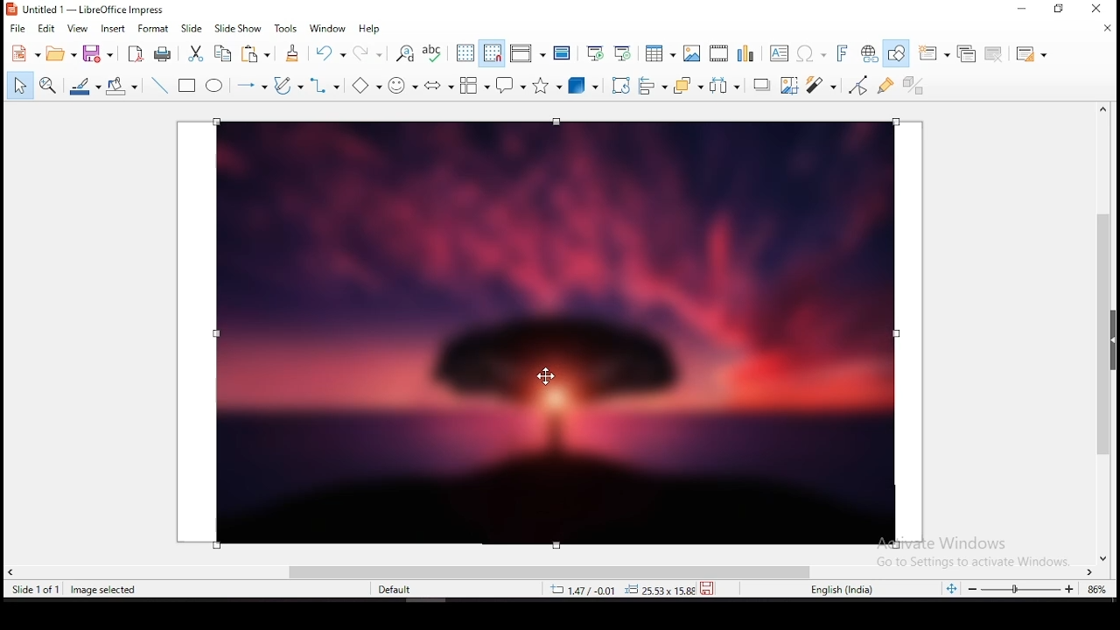 This screenshot has height=630, width=1120. I want to click on insert line, so click(158, 85).